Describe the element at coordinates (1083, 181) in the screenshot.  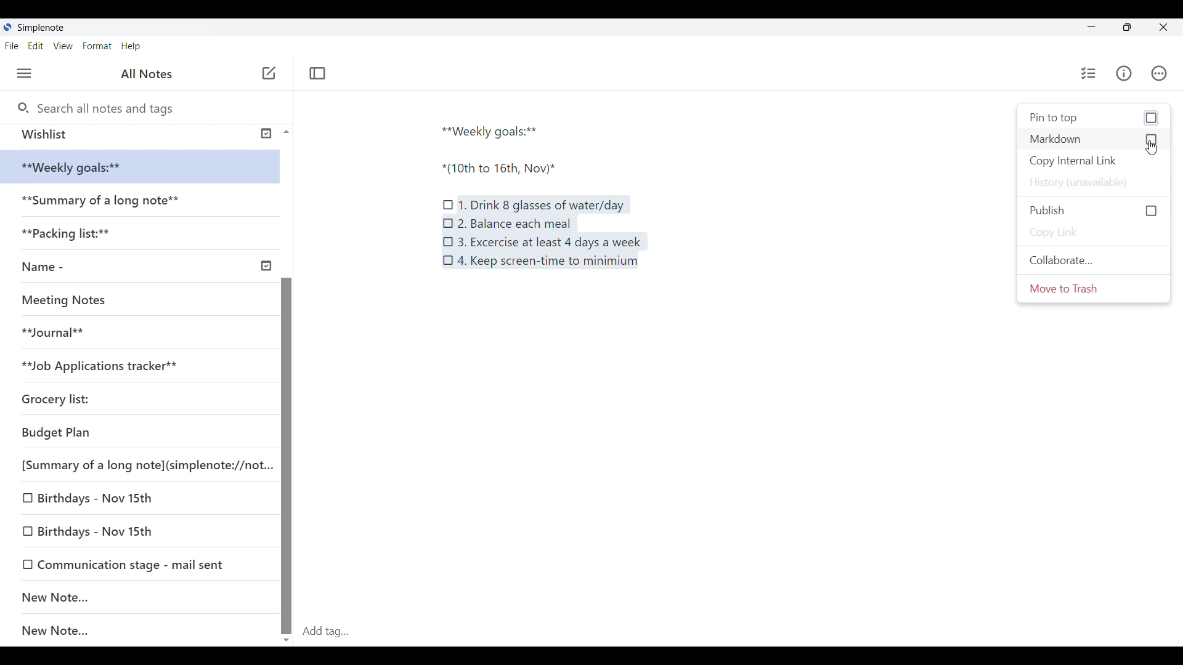
I see `History (unavailable)` at that location.